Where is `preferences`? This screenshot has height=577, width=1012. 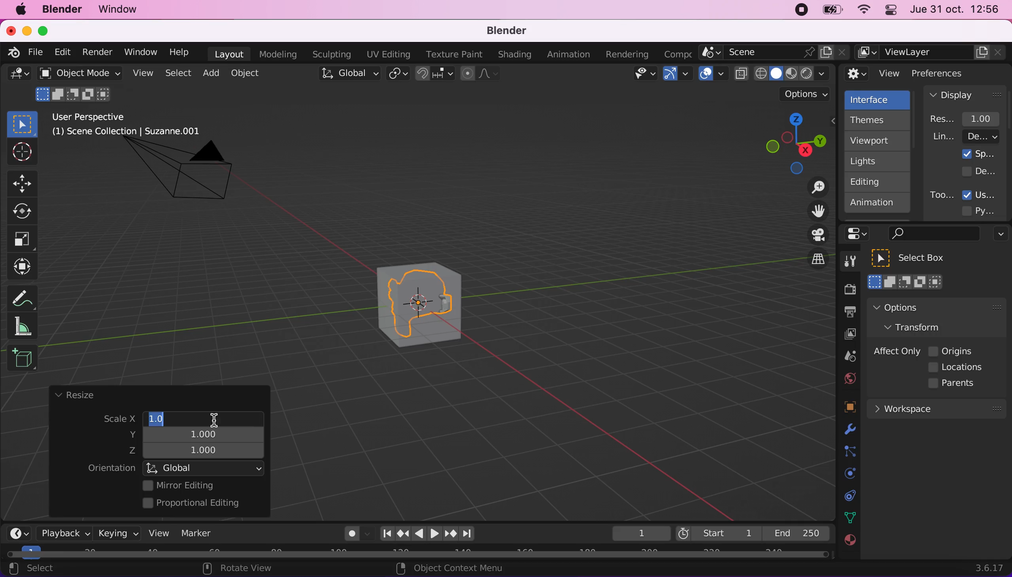
preferences is located at coordinates (951, 73).